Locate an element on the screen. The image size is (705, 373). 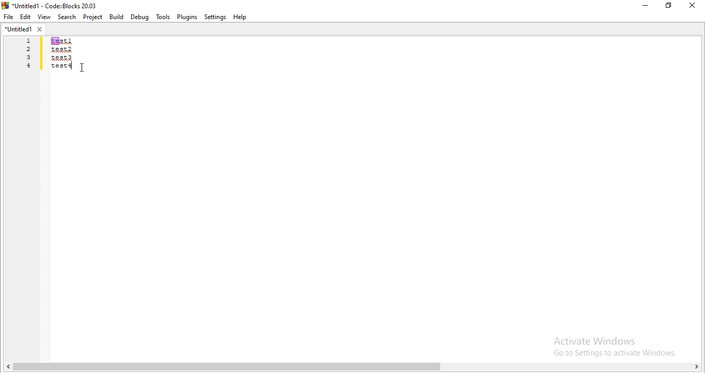
Debug  is located at coordinates (140, 17).